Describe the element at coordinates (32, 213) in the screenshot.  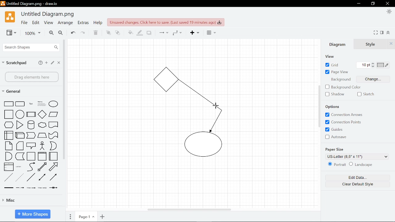
I see `More shapes` at that location.